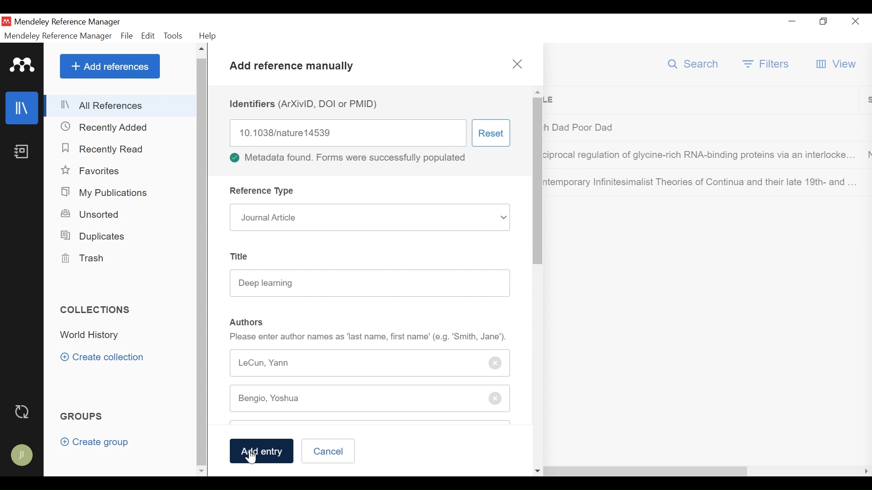 This screenshot has height=490, width=872. What do you see at coordinates (23, 152) in the screenshot?
I see `Notebook` at bounding box center [23, 152].